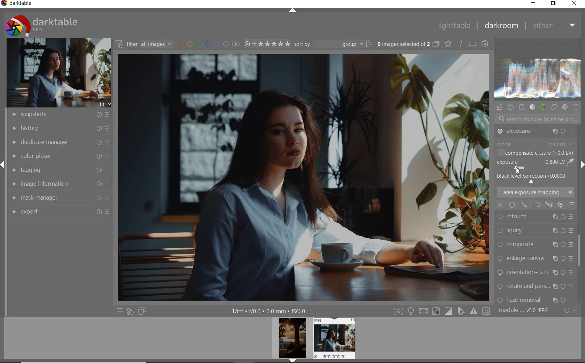 The width and height of the screenshot is (585, 363). I want to click on Corrected overexposure in bright areas., so click(305, 179).